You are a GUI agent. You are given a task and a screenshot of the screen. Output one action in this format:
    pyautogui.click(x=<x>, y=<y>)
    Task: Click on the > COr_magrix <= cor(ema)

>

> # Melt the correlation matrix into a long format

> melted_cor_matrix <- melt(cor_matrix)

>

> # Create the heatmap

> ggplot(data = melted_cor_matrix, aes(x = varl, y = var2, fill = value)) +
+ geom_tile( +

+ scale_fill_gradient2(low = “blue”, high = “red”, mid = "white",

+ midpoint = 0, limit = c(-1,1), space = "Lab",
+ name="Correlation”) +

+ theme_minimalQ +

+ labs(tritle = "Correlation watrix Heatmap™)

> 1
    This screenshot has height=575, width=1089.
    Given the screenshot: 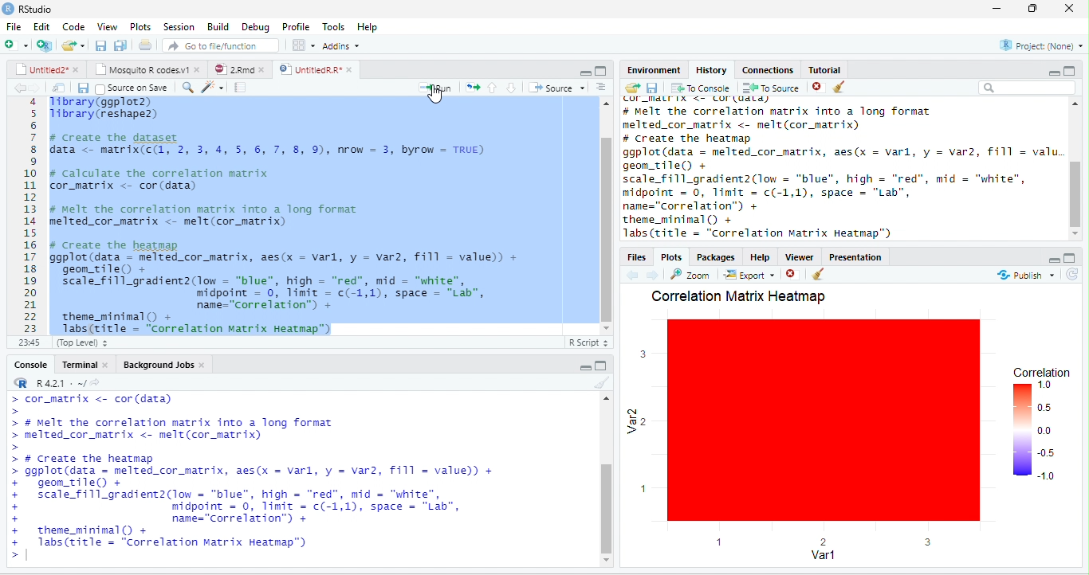 What is the action you would take?
    pyautogui.click(x=293, y=482)
    